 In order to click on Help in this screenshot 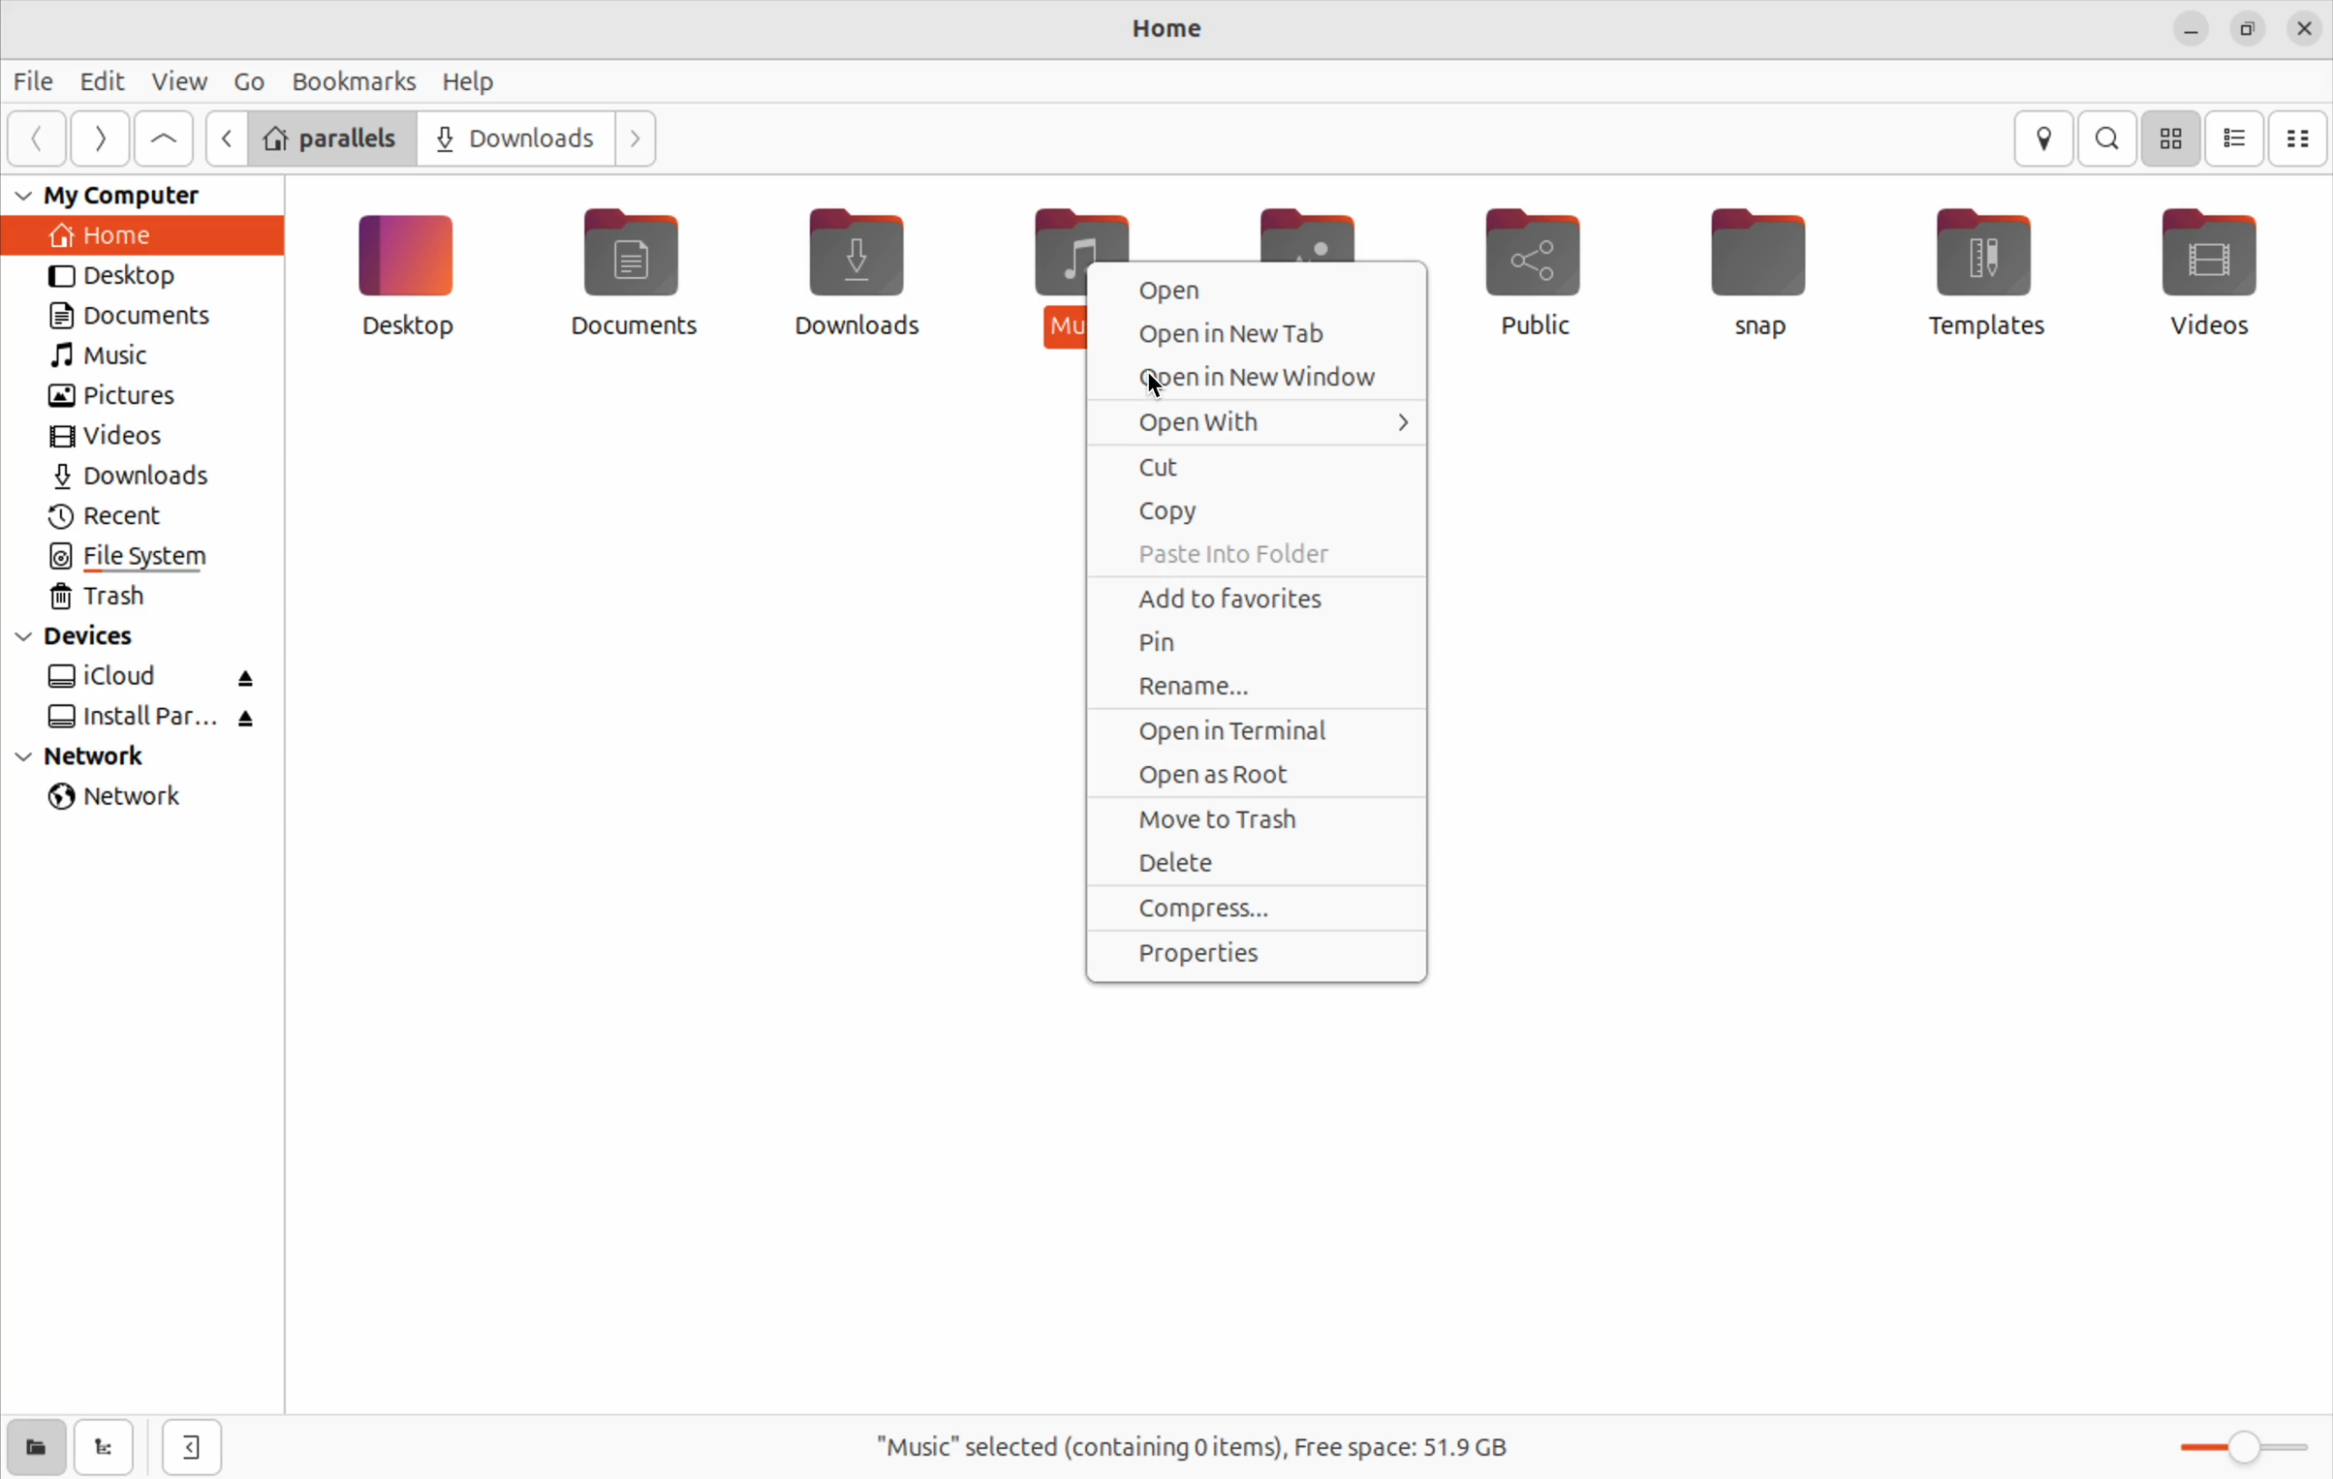, I will do `click(472, 82)`.